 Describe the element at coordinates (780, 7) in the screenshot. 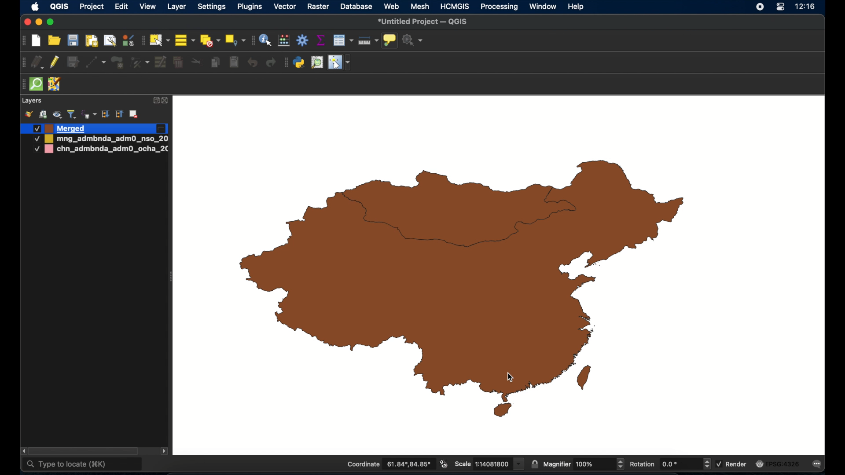

I see `control center` at that location.